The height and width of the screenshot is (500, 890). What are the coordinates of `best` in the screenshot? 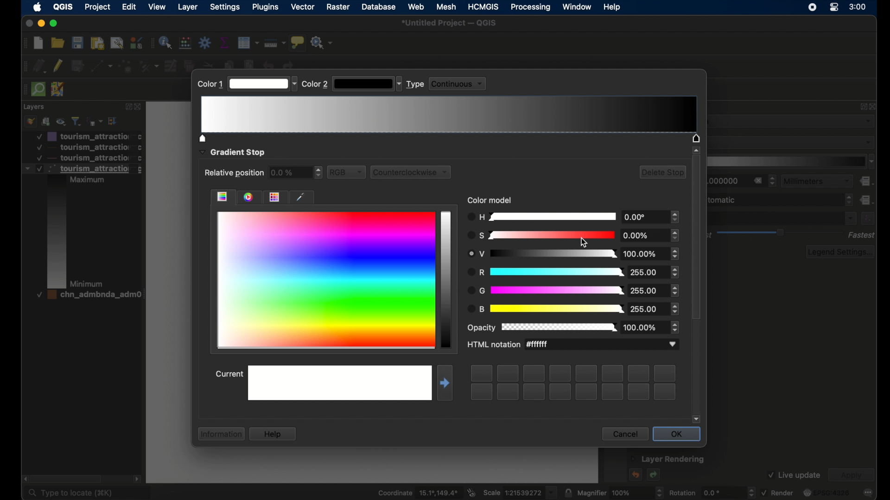 It's located at (711, 236).